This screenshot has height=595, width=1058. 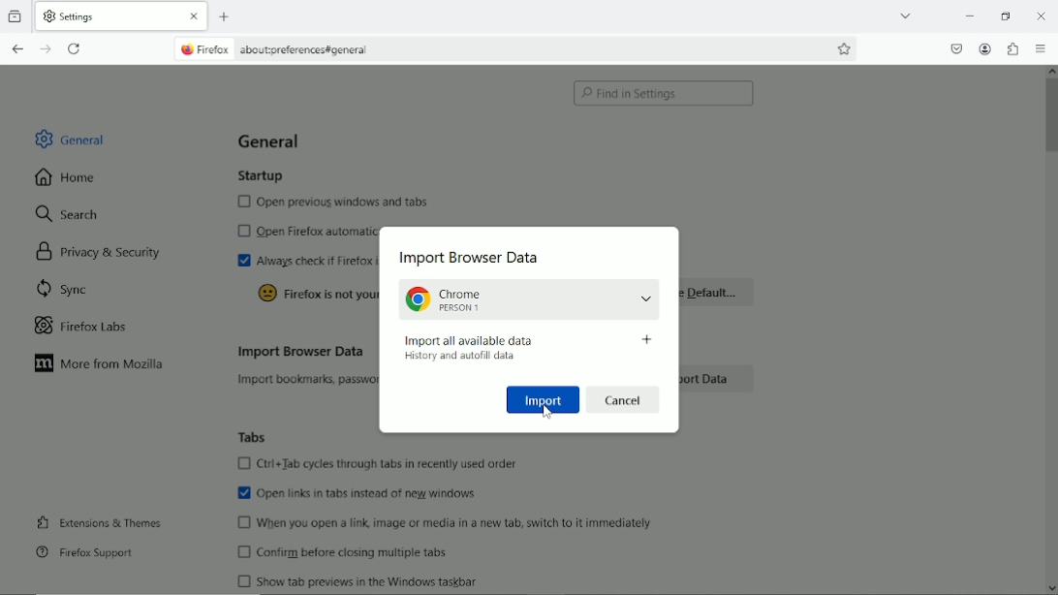 I want to click on Sync, so click(x=69, y=289).